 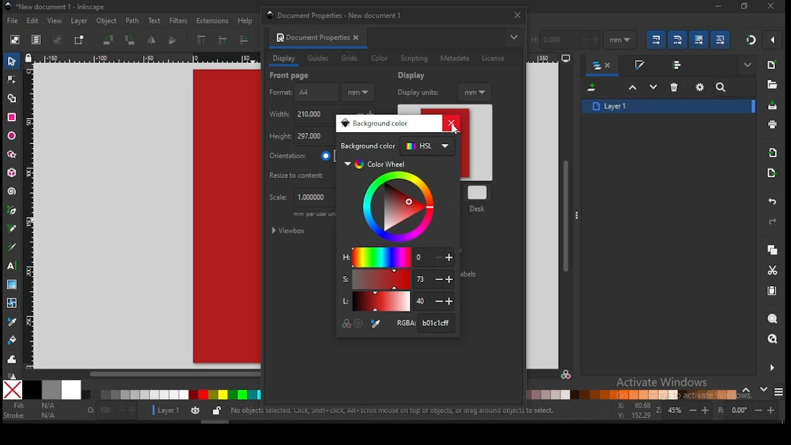 I want to click on next, so click(x=764, y=389).